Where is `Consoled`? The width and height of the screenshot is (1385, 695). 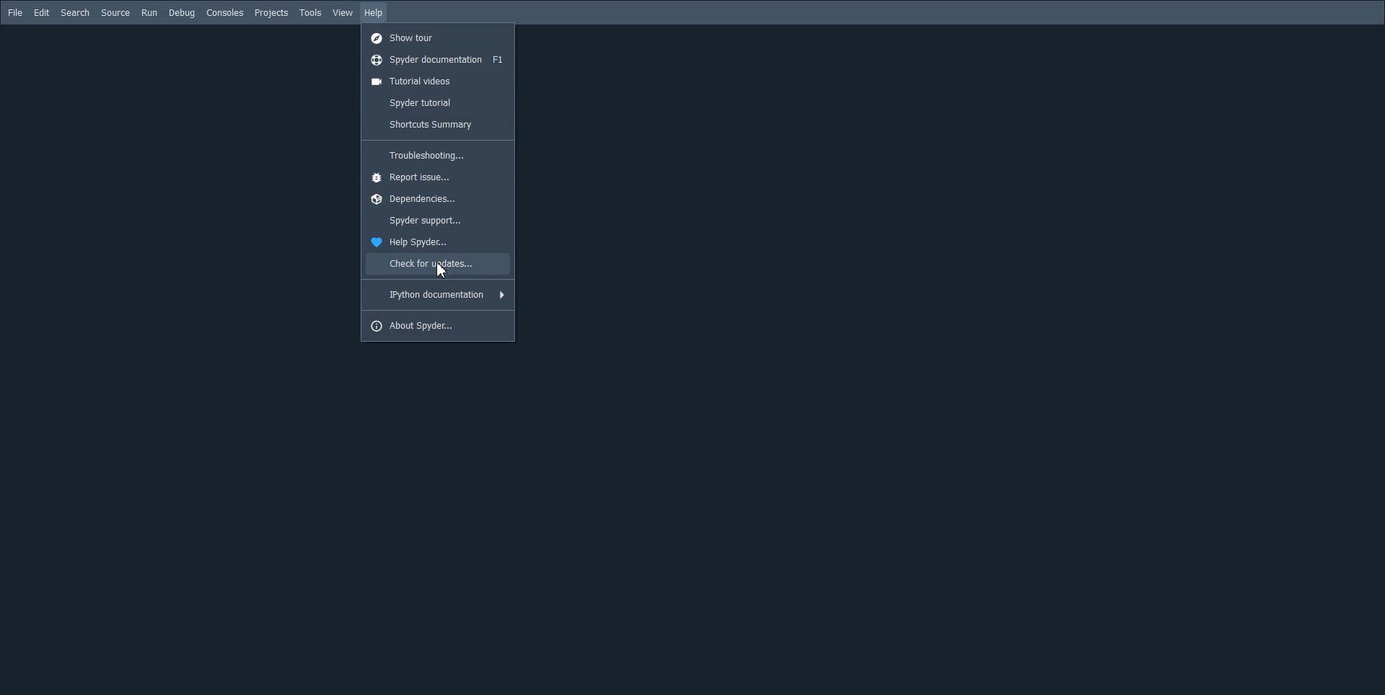 Consoled is located at coordinates (226, 12).